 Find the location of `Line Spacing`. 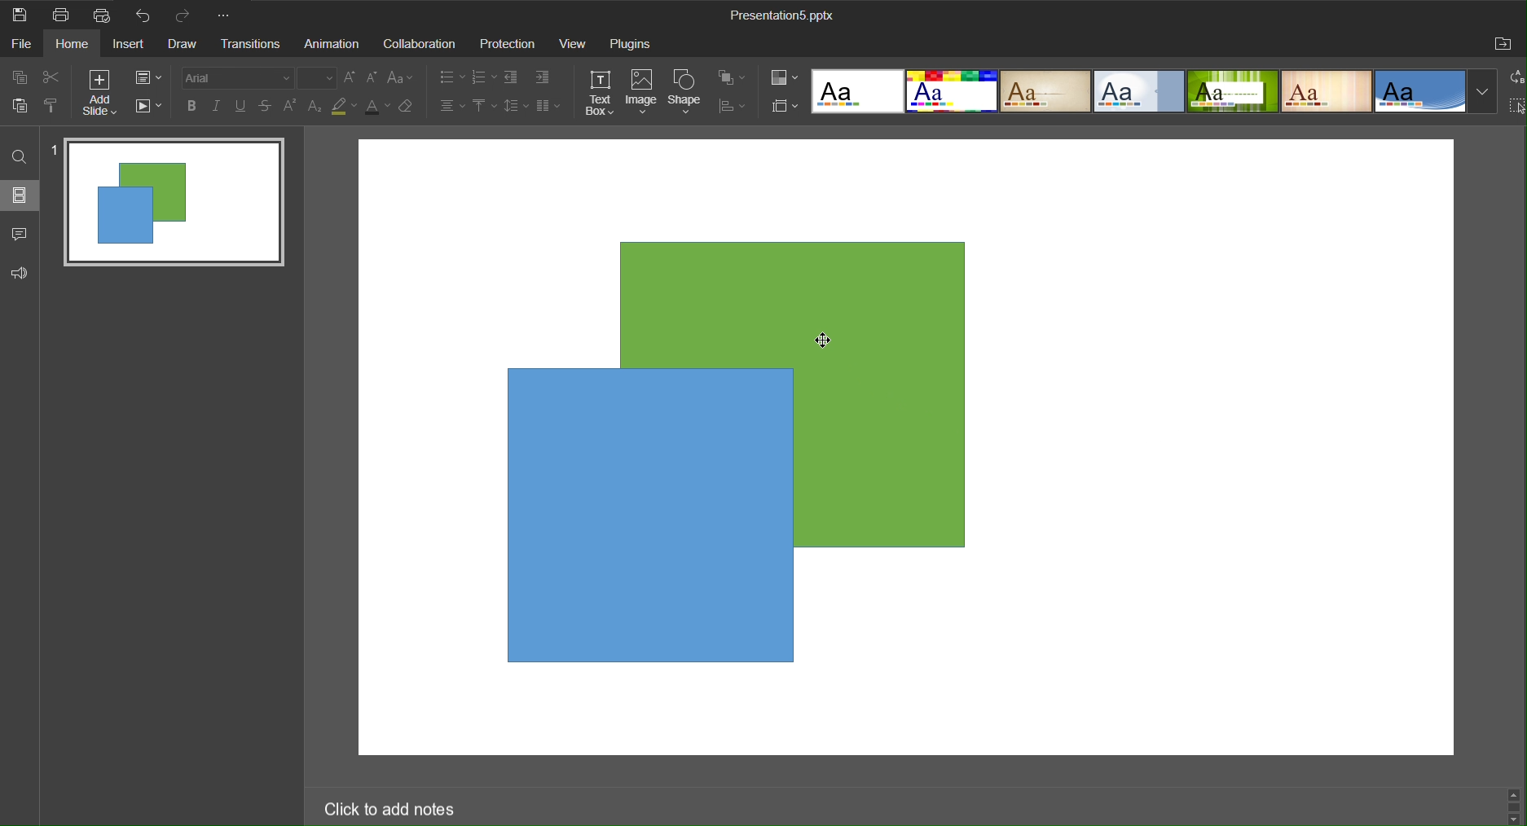

Line Spacing is located at coordinates (517, 108).